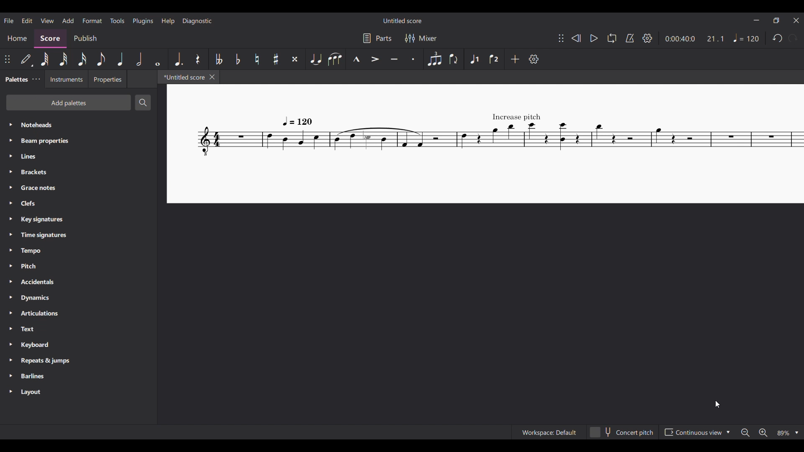 The height and width of the screenshot is (452, 804). What do you see at coordinates (693, 432) in the screenshot?
I see `Continuous view reflected as current selection` at bounding box center [693, 432].